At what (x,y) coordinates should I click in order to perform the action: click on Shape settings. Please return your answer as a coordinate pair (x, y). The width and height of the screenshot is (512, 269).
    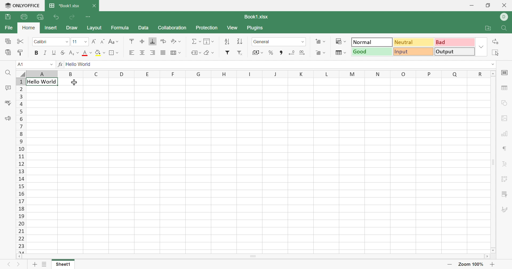
    Looking at the image, I should click on (503, 104).